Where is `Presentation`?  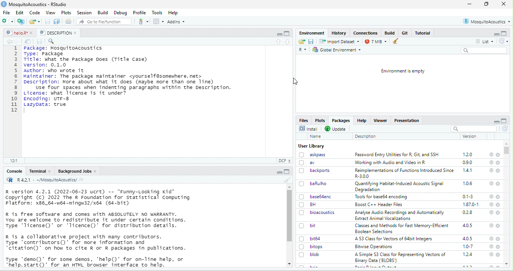
Presentation is located at coordinates (407, 120).